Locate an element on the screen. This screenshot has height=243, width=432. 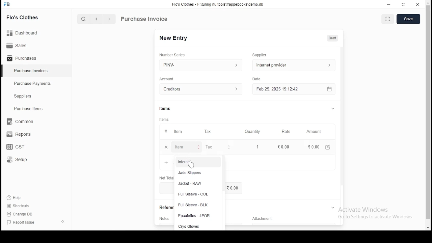
help is located at coordinates (16, 197).